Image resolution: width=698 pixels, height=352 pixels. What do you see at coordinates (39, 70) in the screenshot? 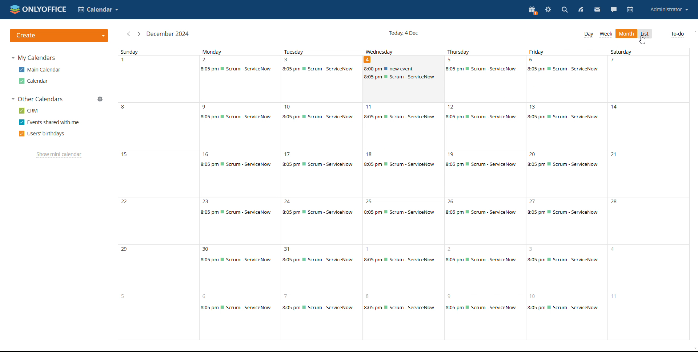
I see `main calendar` at bounding box center [39, 70].